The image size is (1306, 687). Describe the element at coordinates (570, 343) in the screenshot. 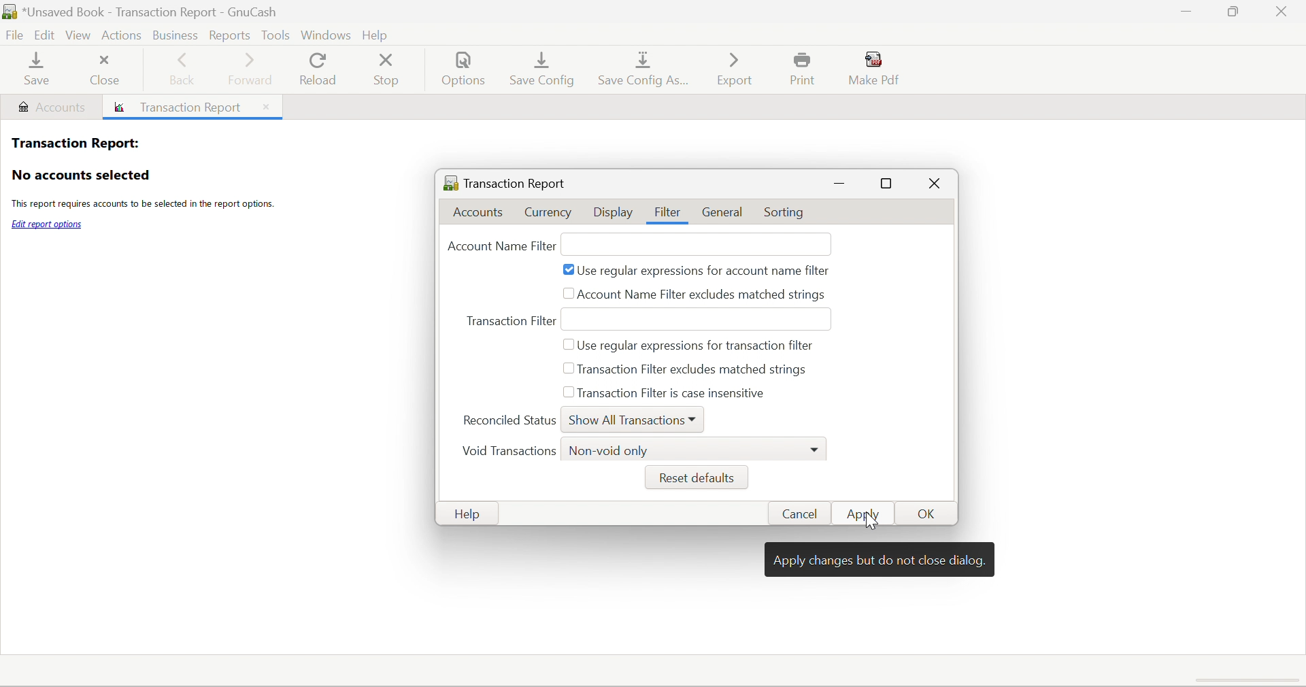

I see `checkbox` at that location.